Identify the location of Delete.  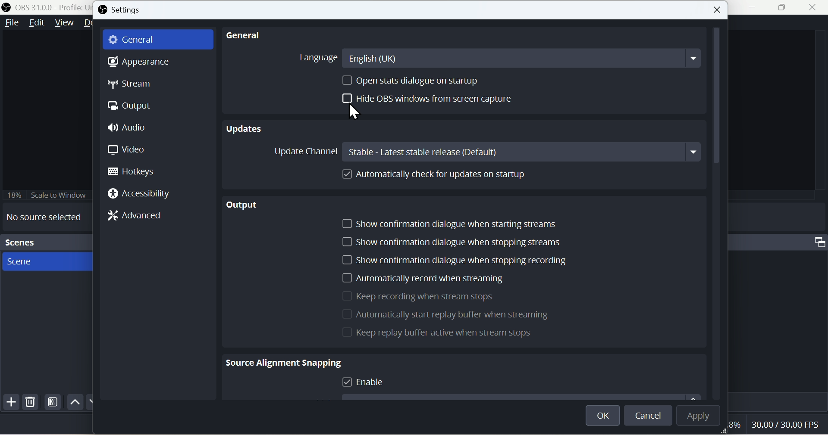
(31, 401).